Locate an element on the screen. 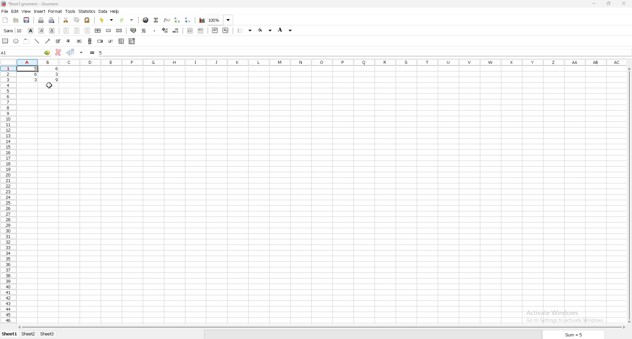  tools is located at coordinates (70, 12).